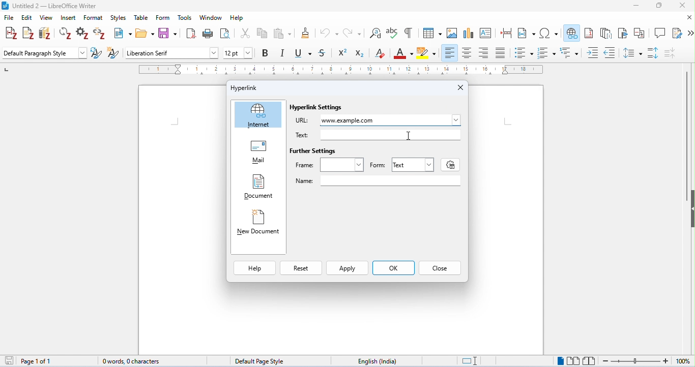  I want to click on insert hyperlink, so click(571, 32).